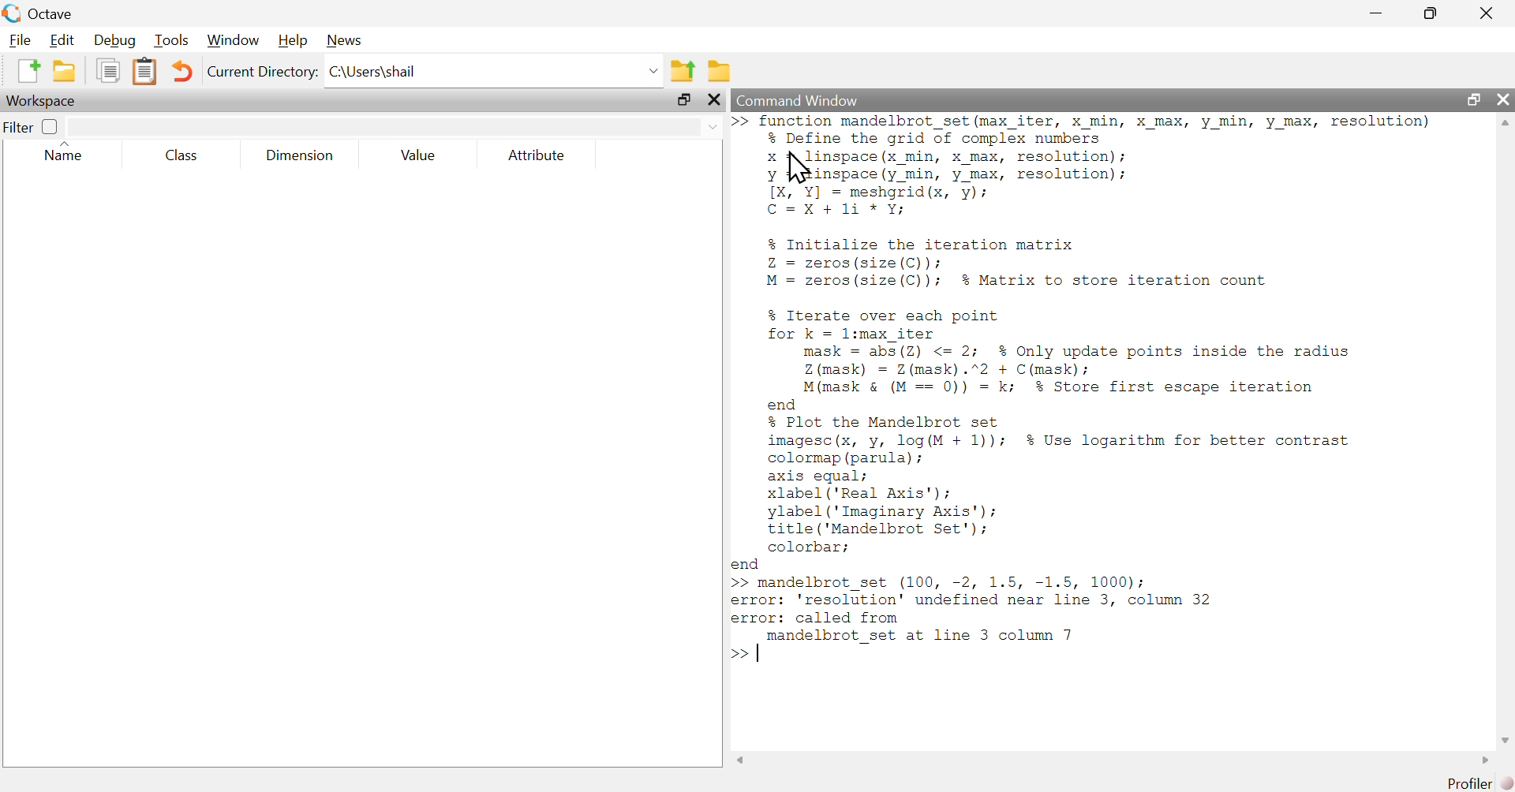  What do you see at coordinates (682, 69) in the screenshot?
I see `one directory up` at bounding box center [682, 69].